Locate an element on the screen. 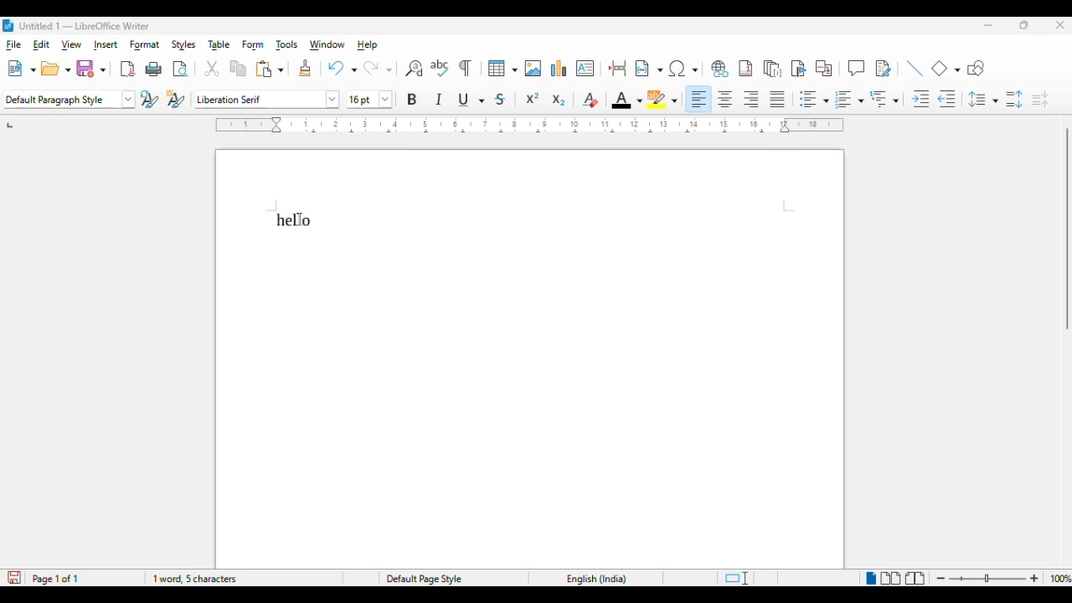 This screenshot has height=603, width=1072. insert field is located at coordinates (649, 69).